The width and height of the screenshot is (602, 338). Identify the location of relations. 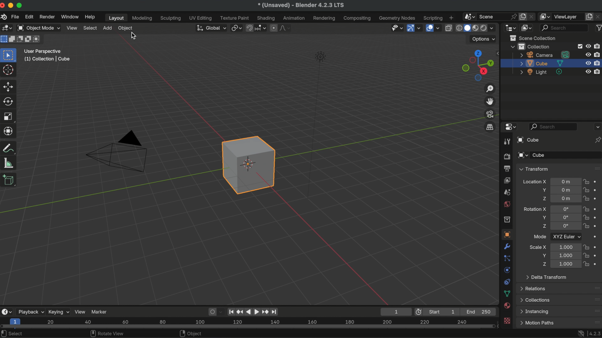
(534, 288).